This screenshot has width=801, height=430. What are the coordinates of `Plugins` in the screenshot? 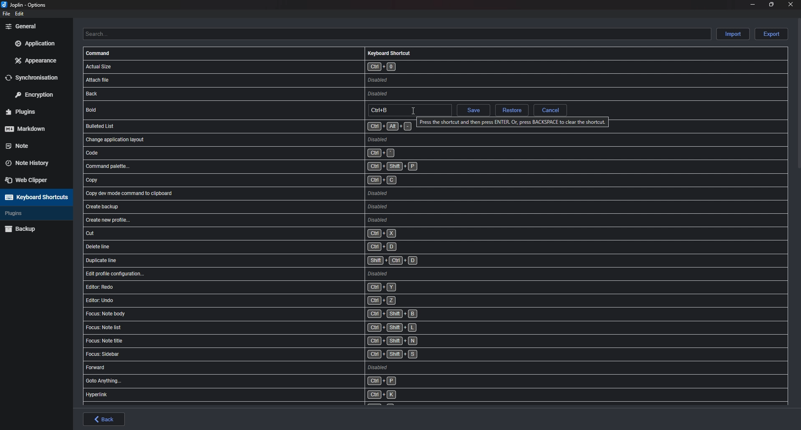 It's located at (30, 213).